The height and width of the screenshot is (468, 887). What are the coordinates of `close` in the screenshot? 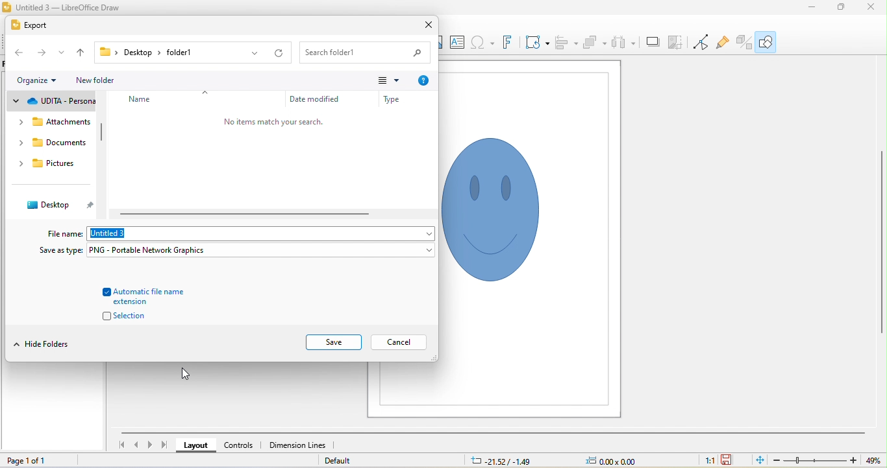 It's located at (428, 25).